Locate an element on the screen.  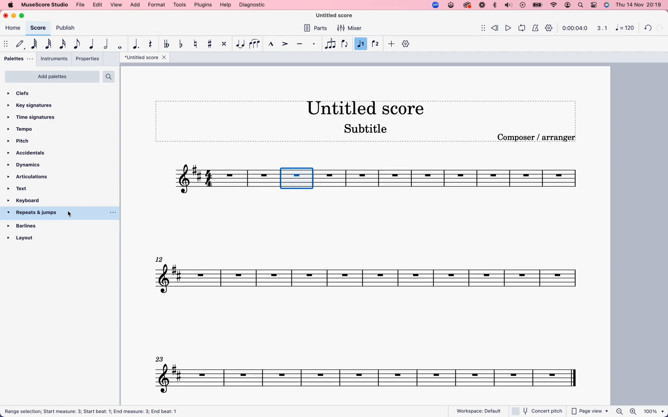
layout is located at coordinates (50, 235).